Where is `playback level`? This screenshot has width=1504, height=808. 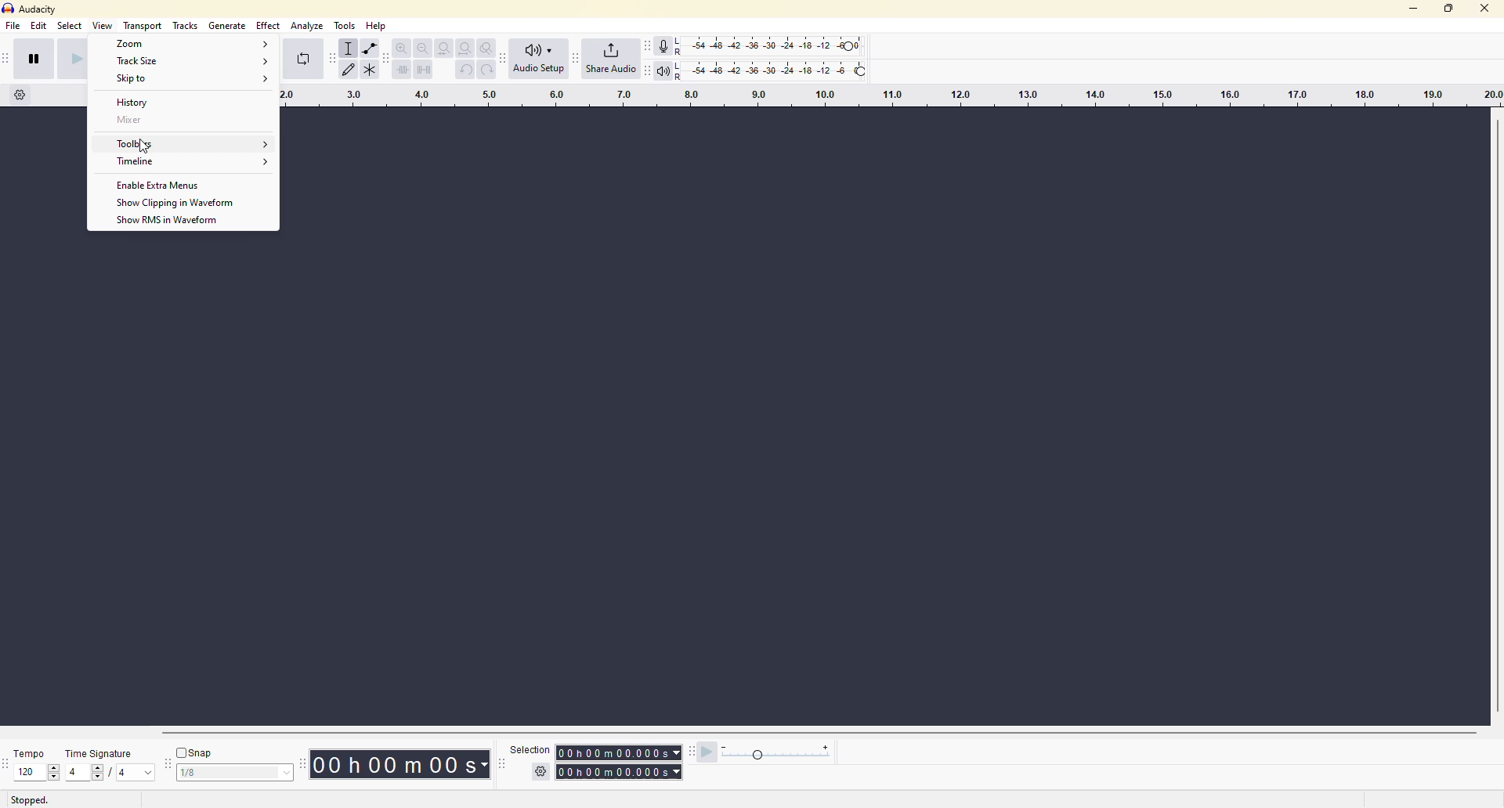 playback level is located at coordinates (772, 70).